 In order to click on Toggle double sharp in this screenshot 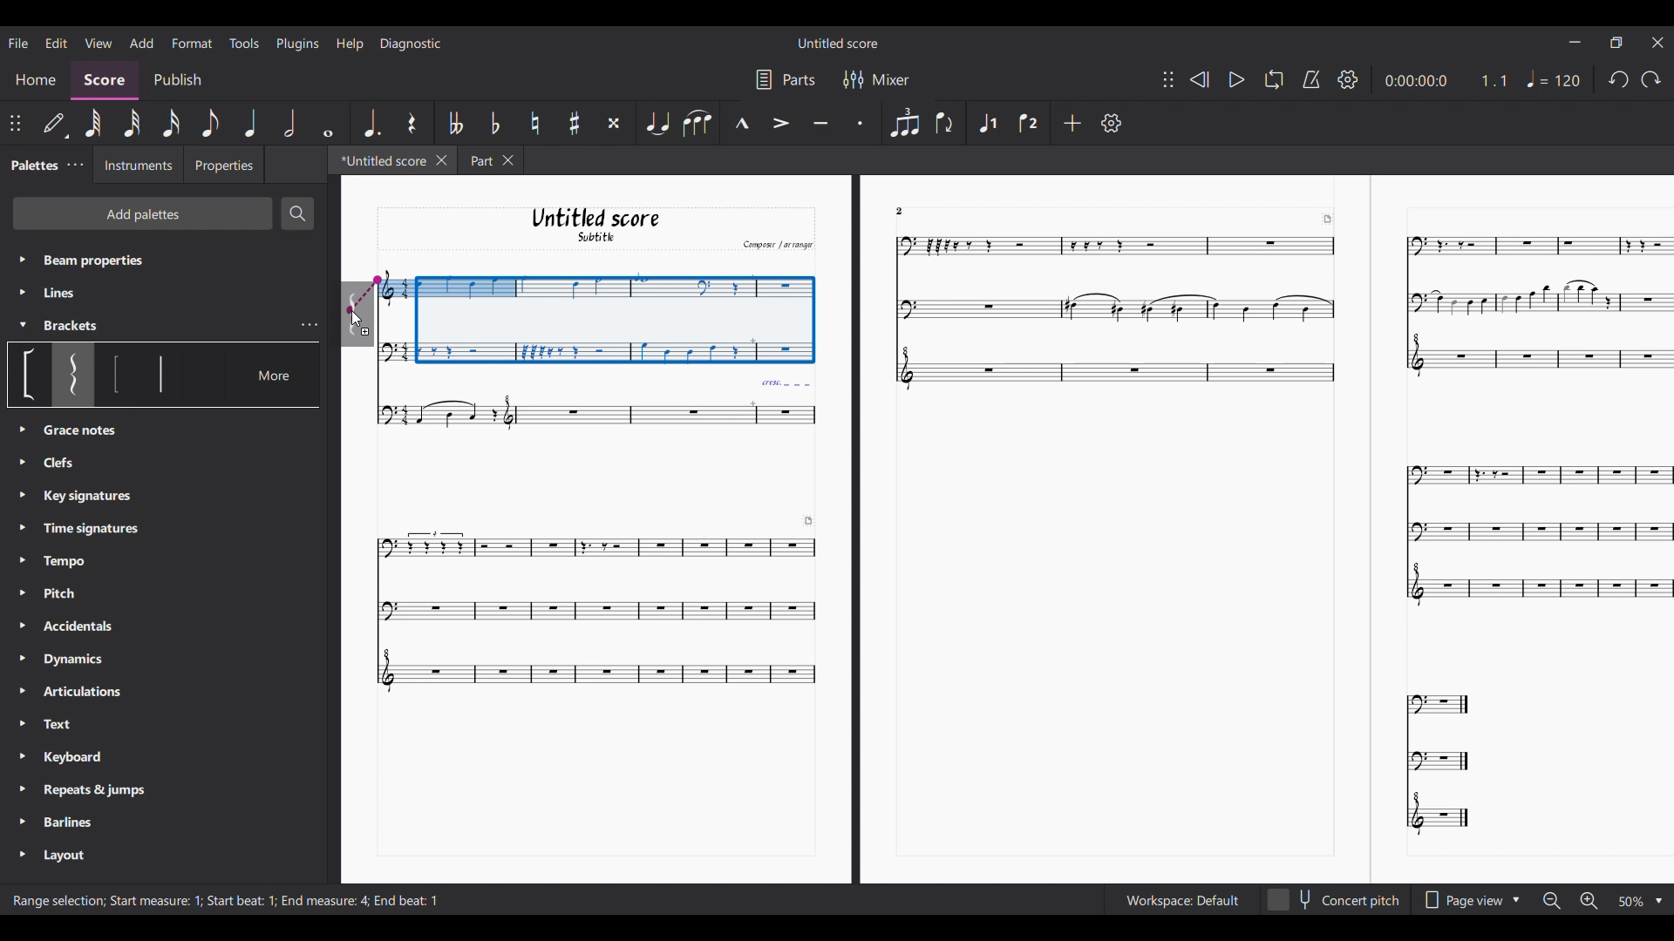, I will do `click(613, 122)`.